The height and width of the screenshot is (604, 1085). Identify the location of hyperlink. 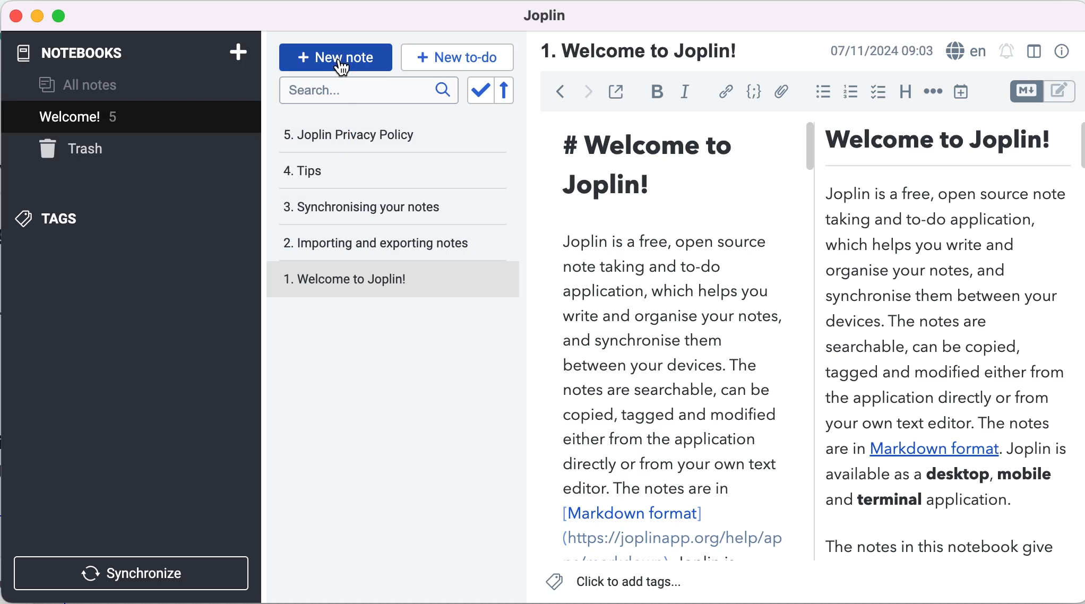
(725, 91).